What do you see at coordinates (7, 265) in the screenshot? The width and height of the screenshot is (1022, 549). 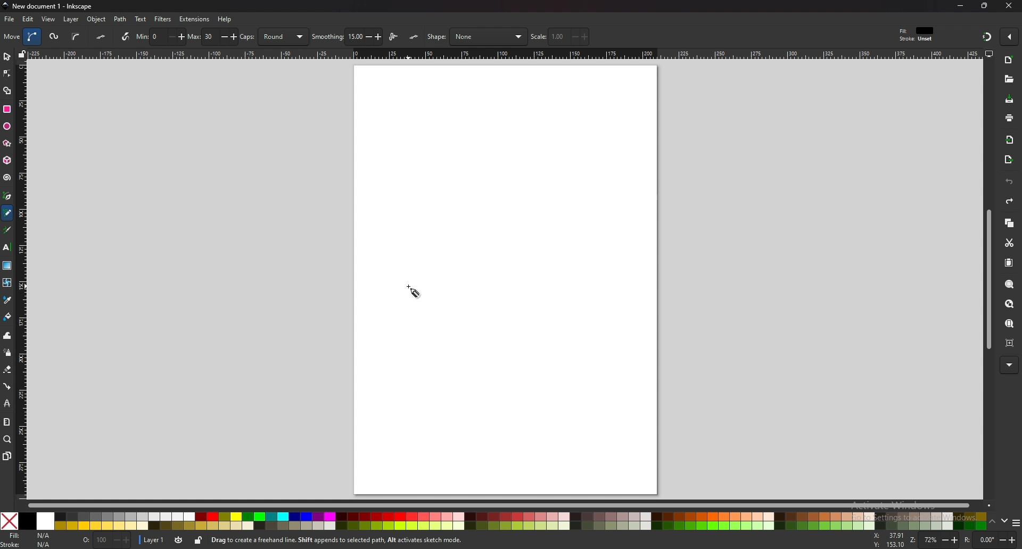 I see `gradient` at bounding box center [7, 265].